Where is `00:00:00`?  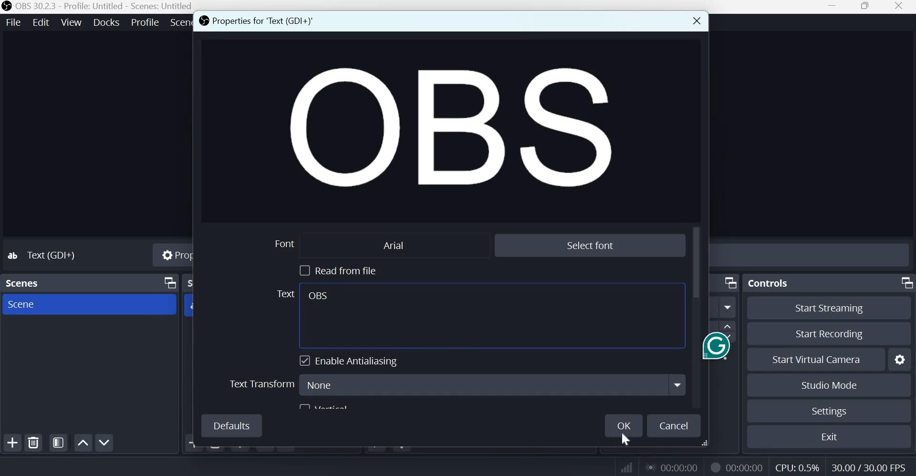
00:00:00 is located at coordinates (745, 468).